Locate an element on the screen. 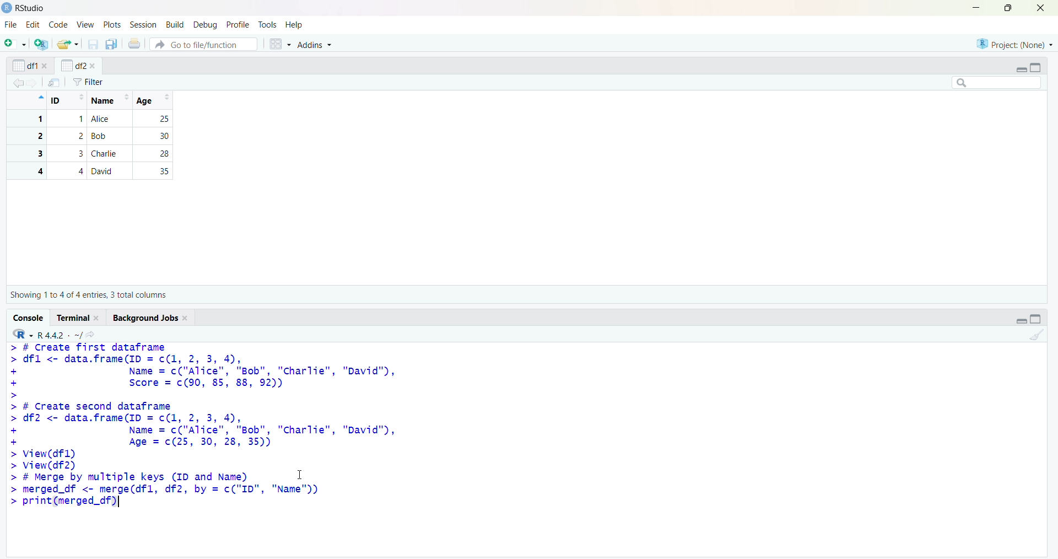 This screenshot has height=559, width=1058. R 4.4.2  ~/ is located at coordinates (60, 335).